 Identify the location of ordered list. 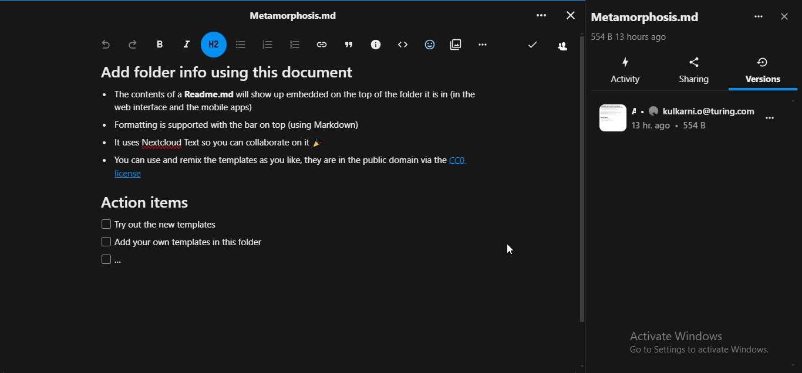
(265, 43).